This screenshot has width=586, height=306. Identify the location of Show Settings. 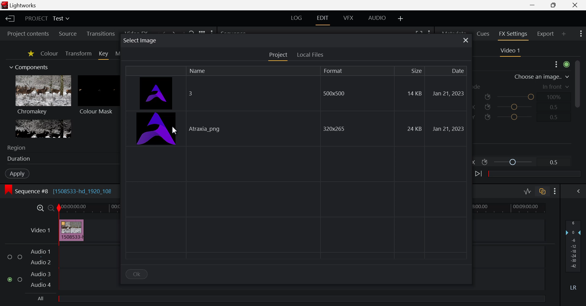
(562, 64).